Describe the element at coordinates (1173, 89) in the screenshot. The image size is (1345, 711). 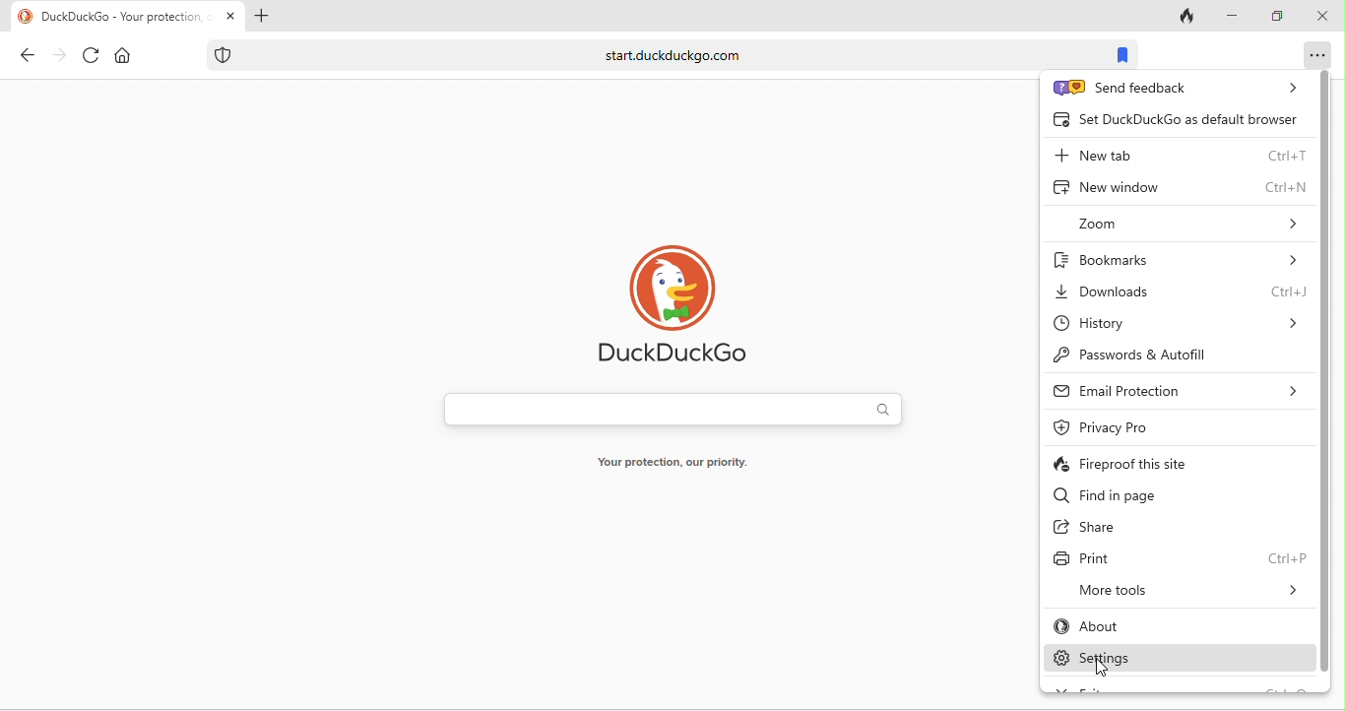
I see `send feedback` at that location.